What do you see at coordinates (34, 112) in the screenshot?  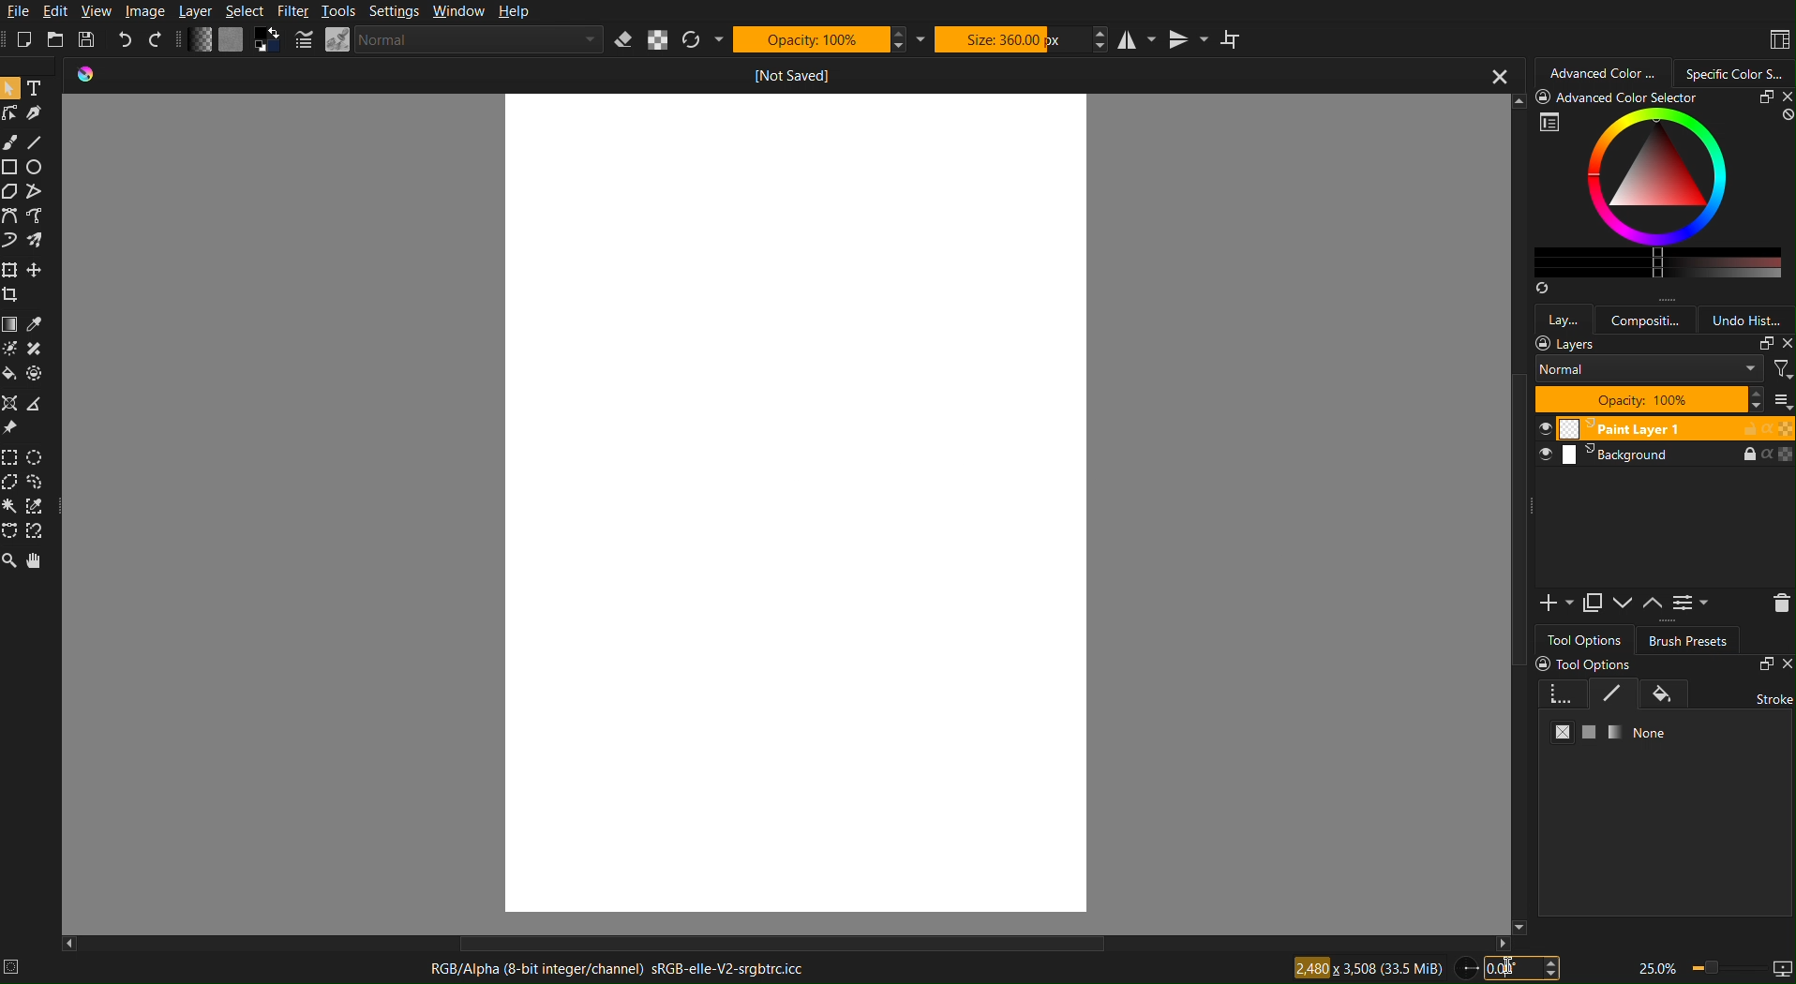 I see `Pen` at bounding box center [34, 112].